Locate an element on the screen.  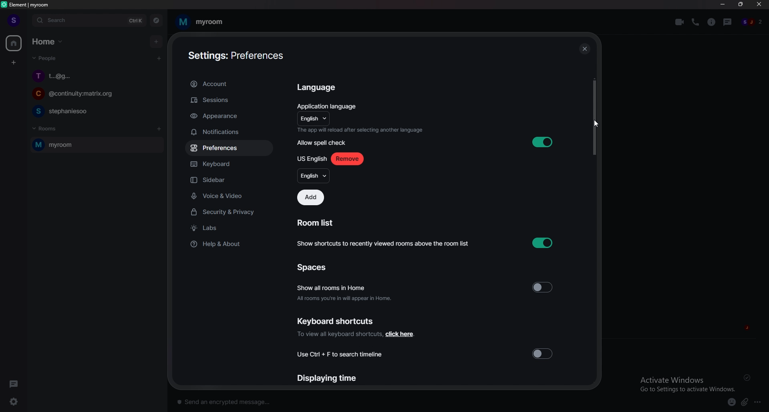
show all rooms in home is located at coordinates (345, 292).